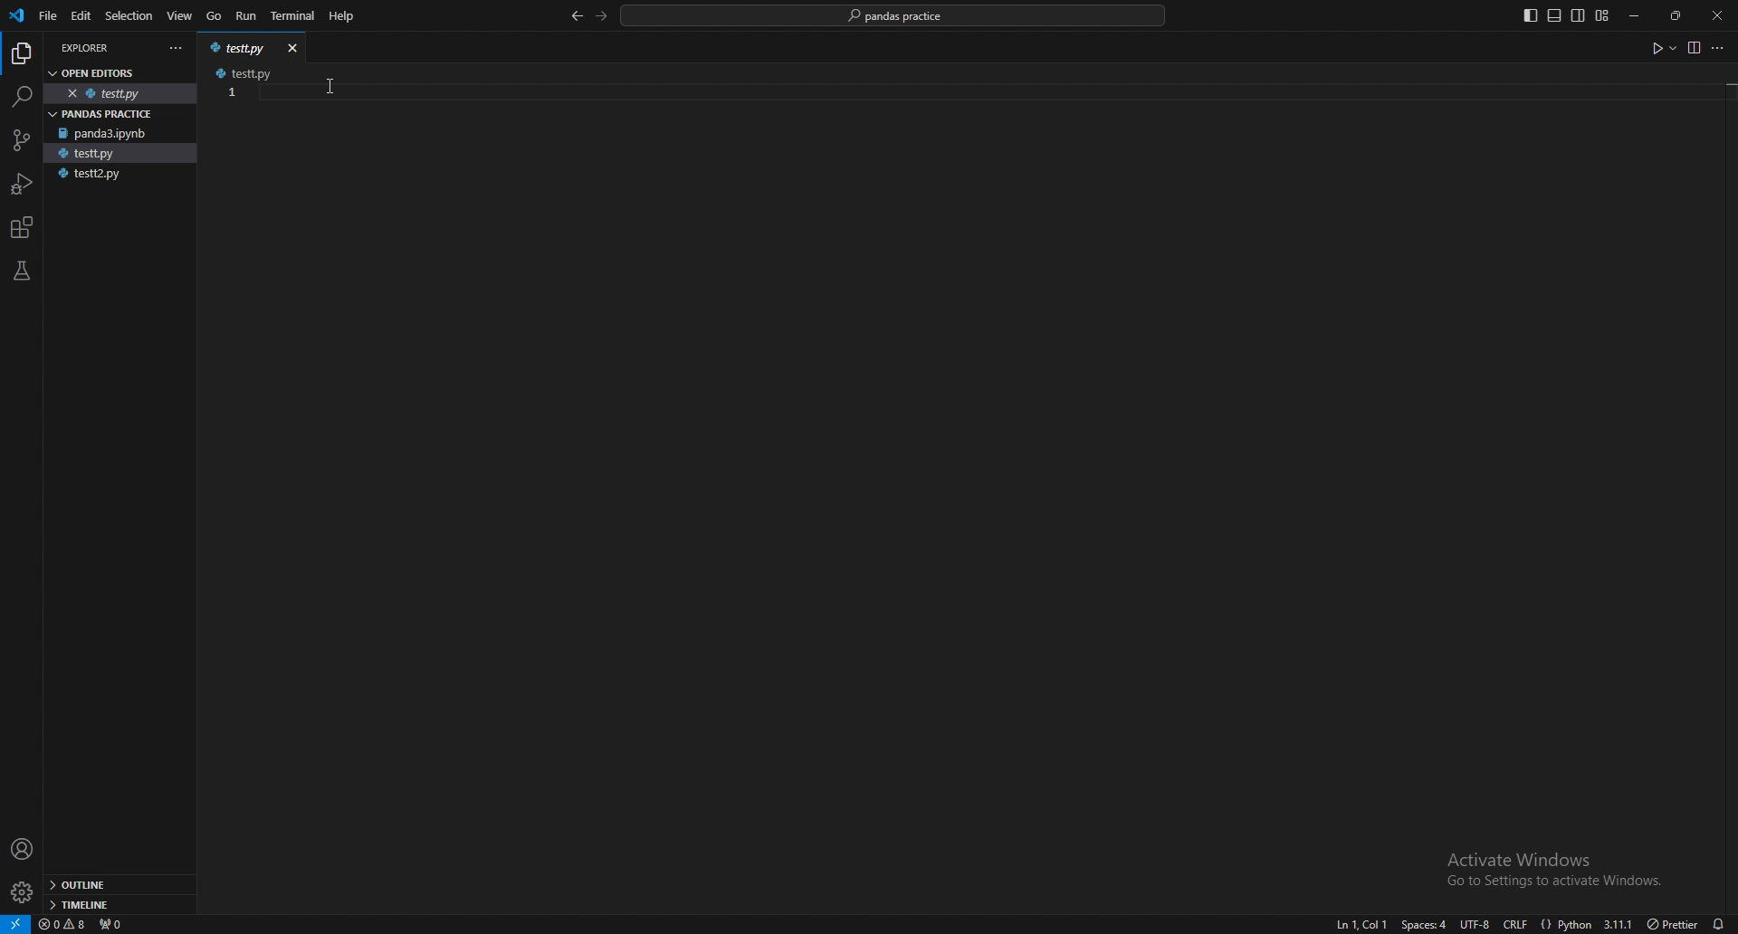 This screenshot has height=934, width=1738. I want to click on run, so click(248, 16).